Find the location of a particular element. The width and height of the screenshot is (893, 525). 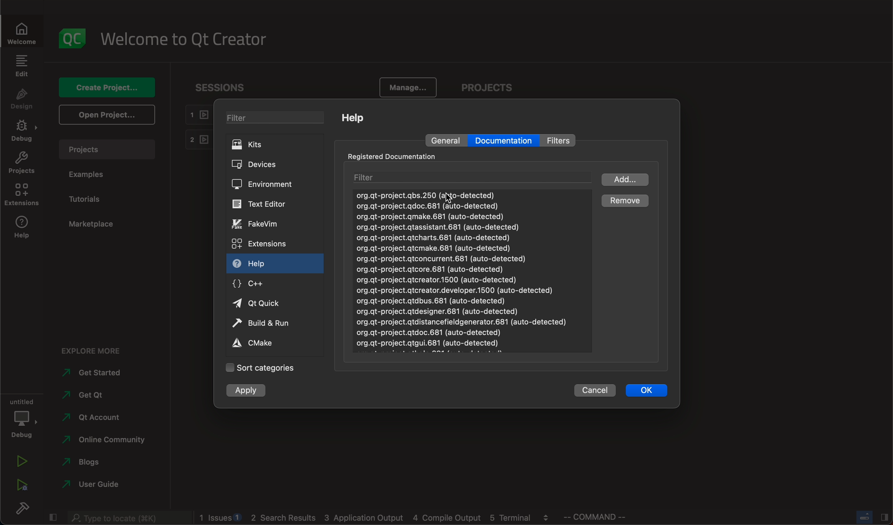

devices is located at coordinates (271, 164).